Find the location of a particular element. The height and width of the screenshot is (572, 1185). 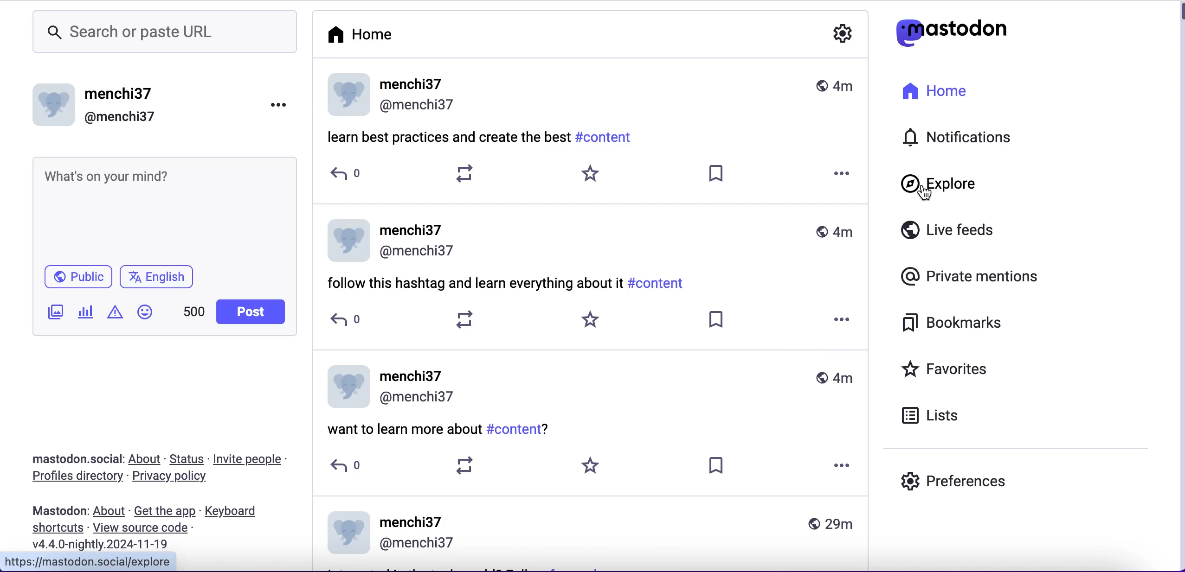

keyboard is located at coordinates (239, 510).